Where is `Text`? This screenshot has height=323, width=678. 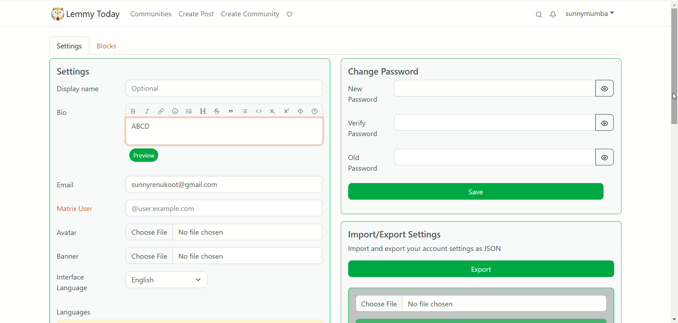 Text is located at coordinates (146, 130).